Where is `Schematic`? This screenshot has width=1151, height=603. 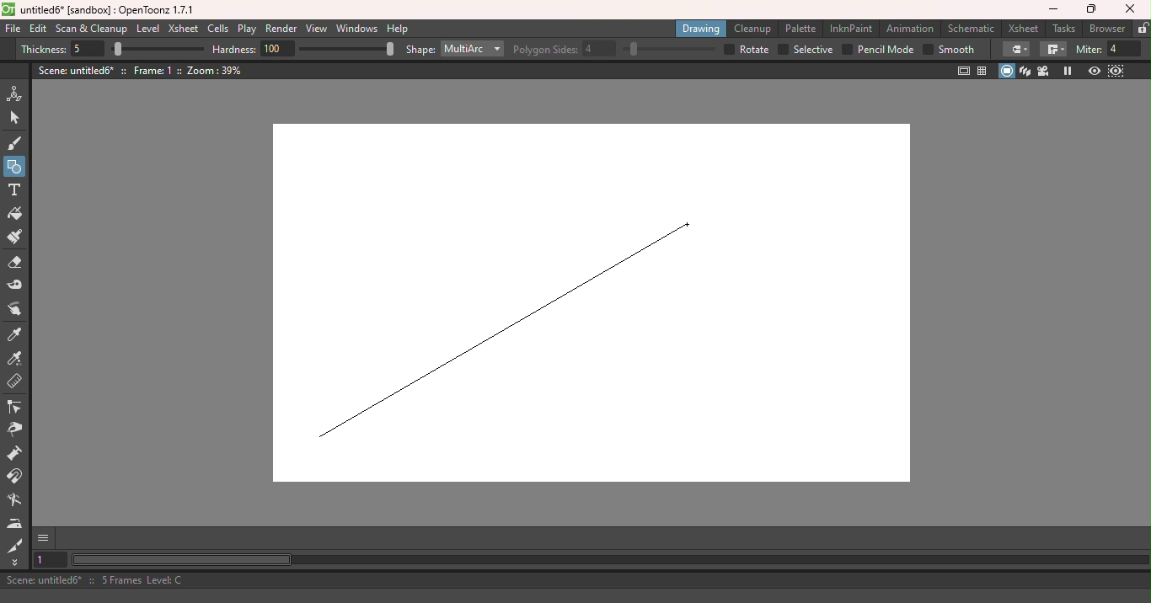
Schematic is located at coordinates (971, 28).